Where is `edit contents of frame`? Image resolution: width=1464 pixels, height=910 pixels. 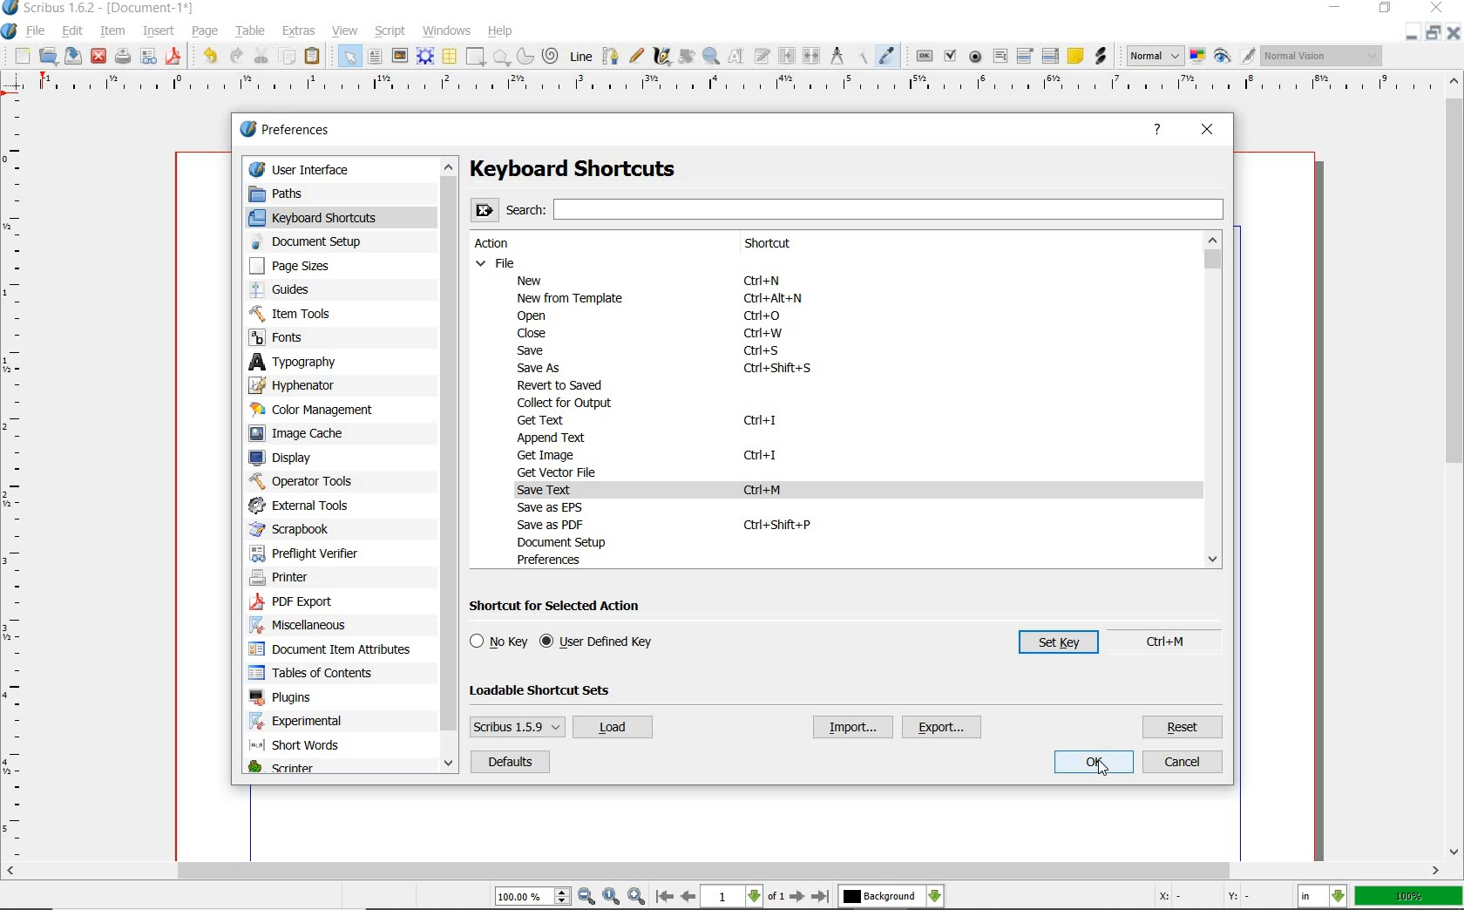
edit contents of frame is located at coordinates (737, 56).